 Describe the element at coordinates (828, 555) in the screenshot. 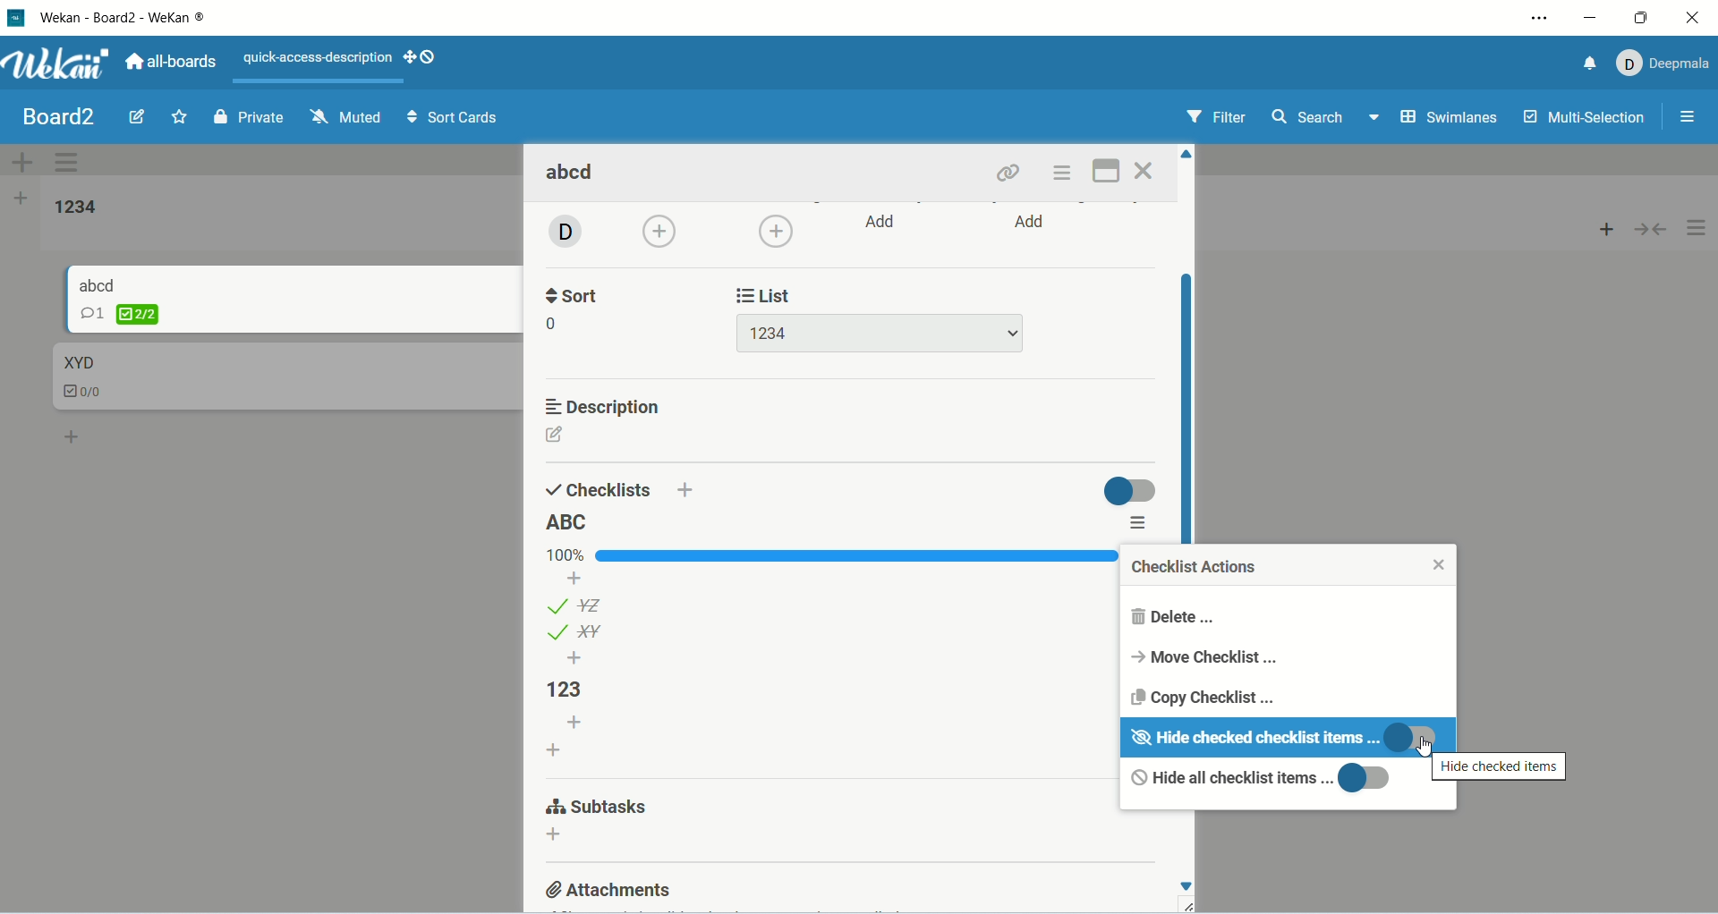

I see `progress` at that location.